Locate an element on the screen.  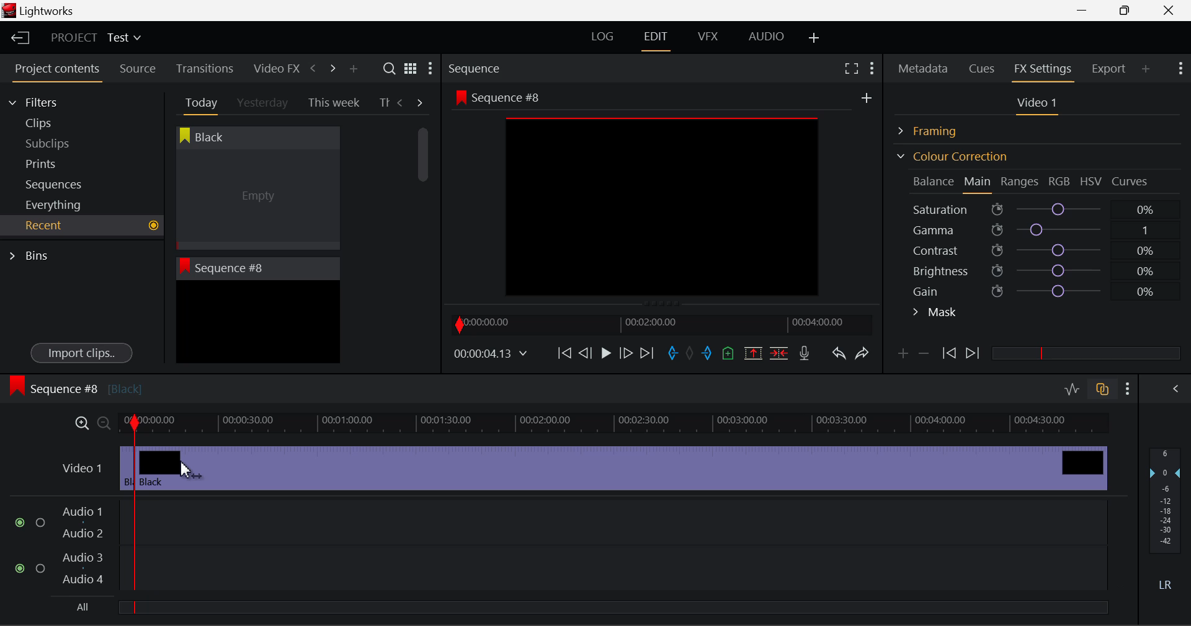
Bins is located at coordinates (33, 254).